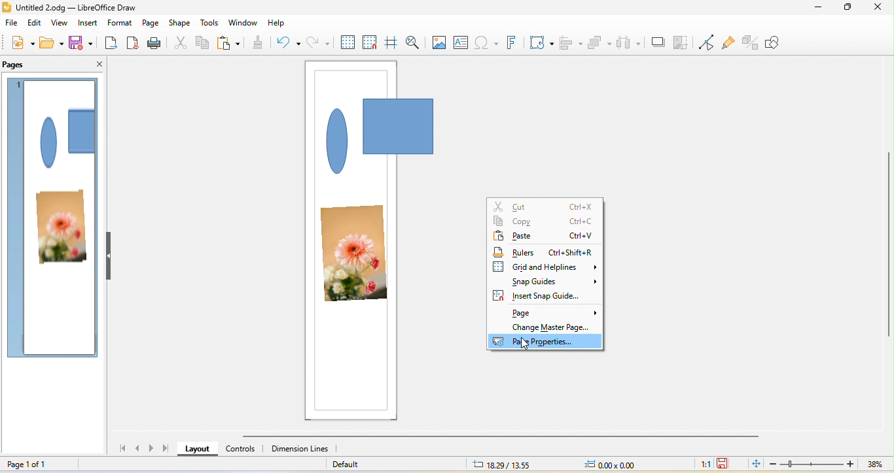  What do you see at coordinates (231, 46) in the screenshot?
I see `paste` at bounding box center [231, 46].